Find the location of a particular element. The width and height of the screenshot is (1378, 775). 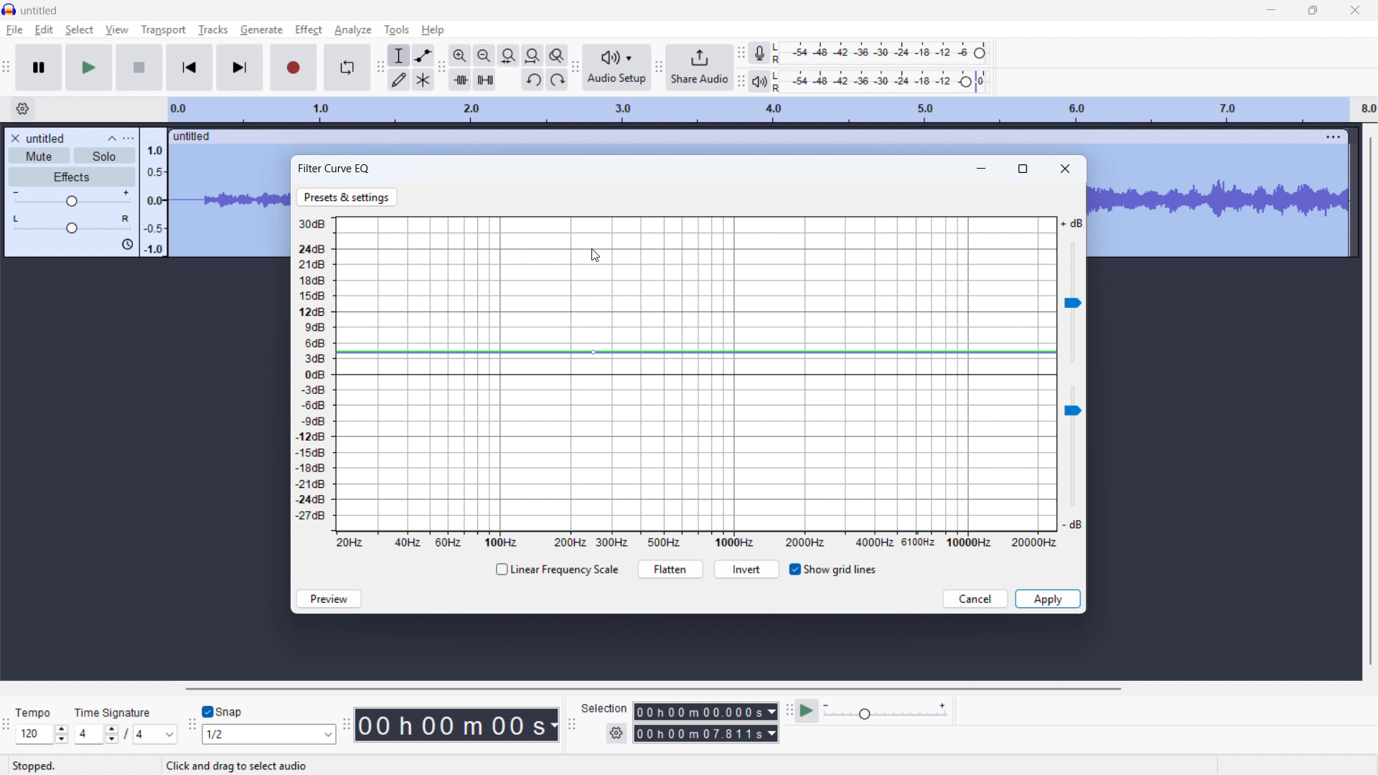

sync lock is located at coordinates (126, 245).